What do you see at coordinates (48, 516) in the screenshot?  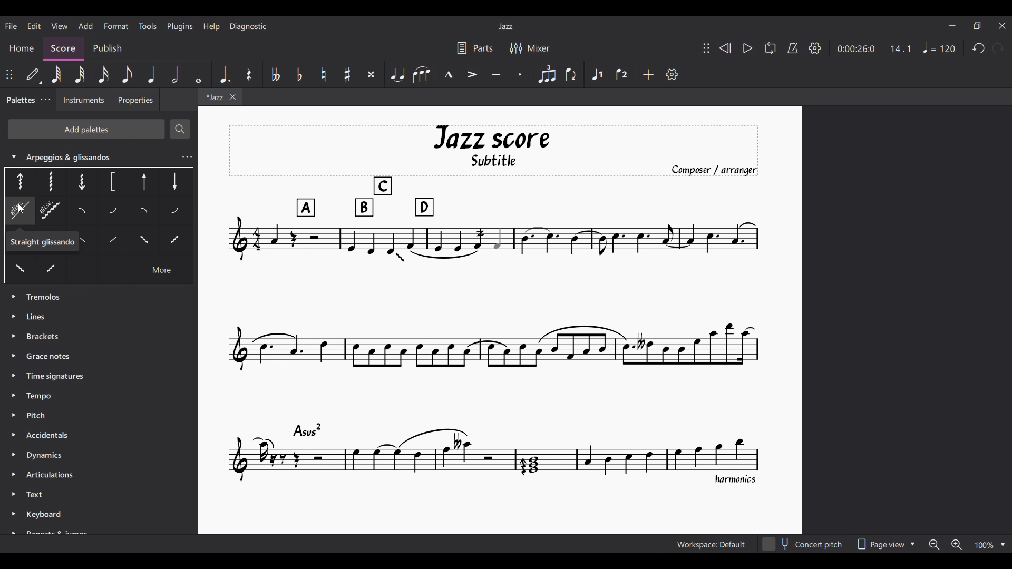 I see `Keyboard` at bounding box center [48, 516].